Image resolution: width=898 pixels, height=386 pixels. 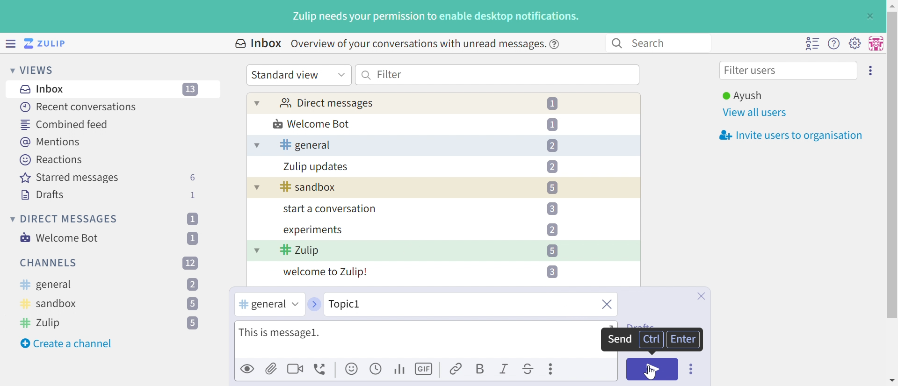 What do you see at coordinates (812, 43) in the screenshot?
I see `Hide user list` at bounding box center [812, 43].